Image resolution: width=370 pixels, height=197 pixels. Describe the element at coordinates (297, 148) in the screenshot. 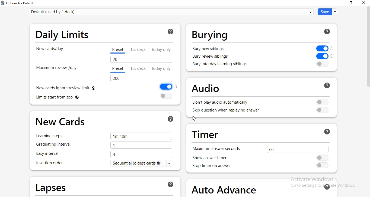

I see `60` at that location.